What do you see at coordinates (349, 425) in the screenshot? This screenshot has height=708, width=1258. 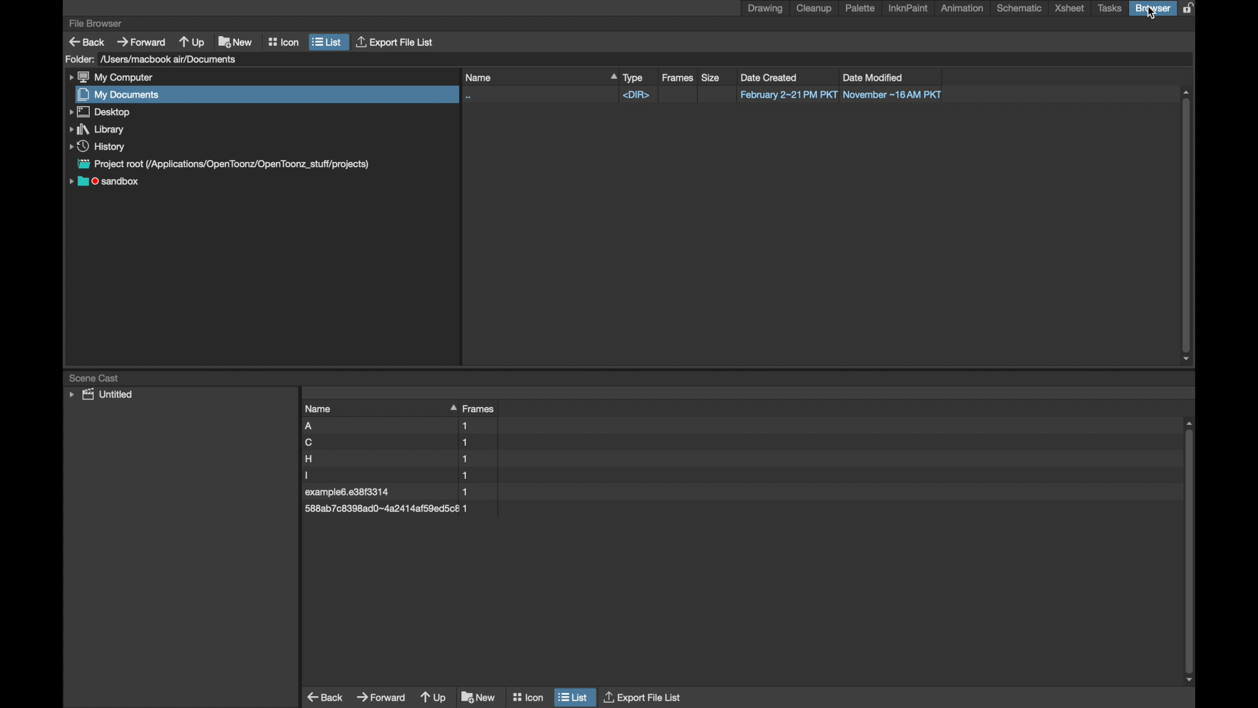 I see `A` at bounding box center [349, 425].